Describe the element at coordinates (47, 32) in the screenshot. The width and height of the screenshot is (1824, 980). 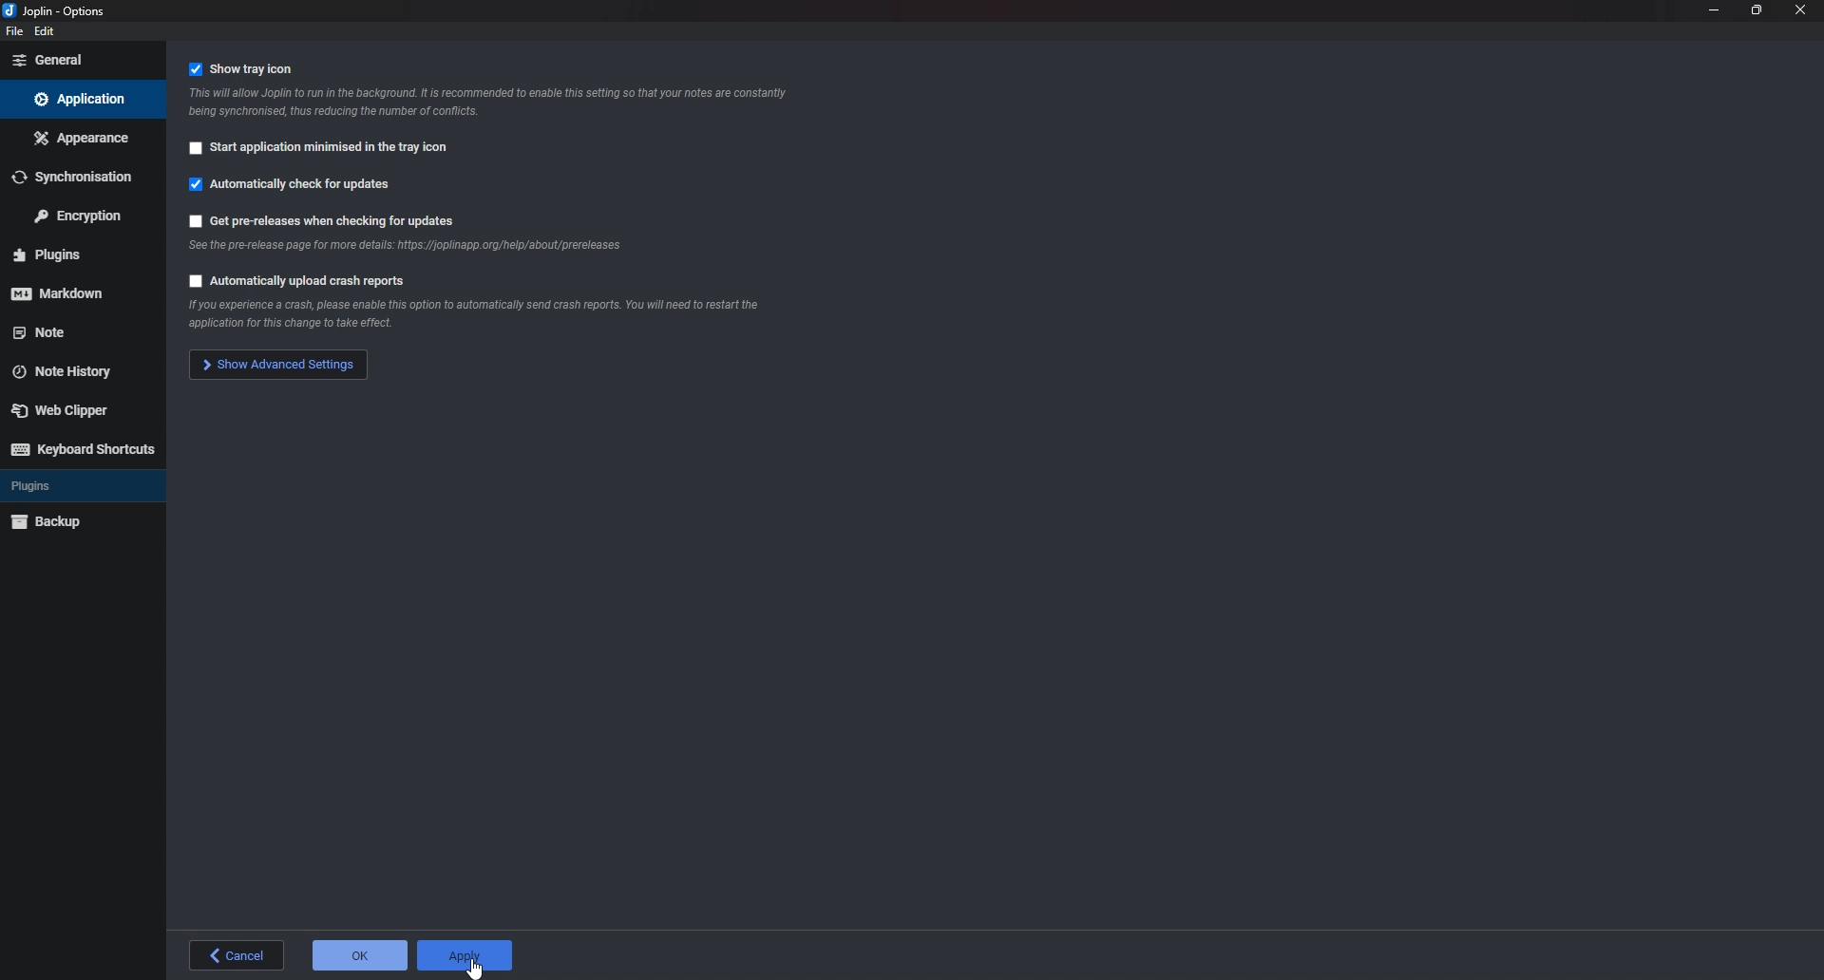
I see `edit` at that location.